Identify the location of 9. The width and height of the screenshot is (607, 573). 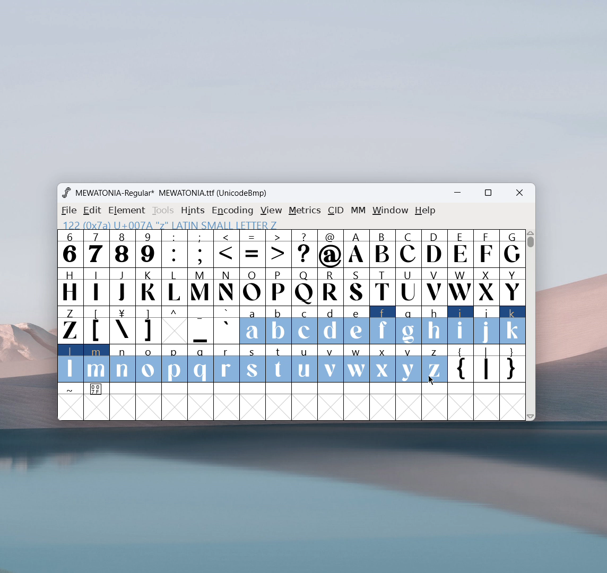
(148, 248).